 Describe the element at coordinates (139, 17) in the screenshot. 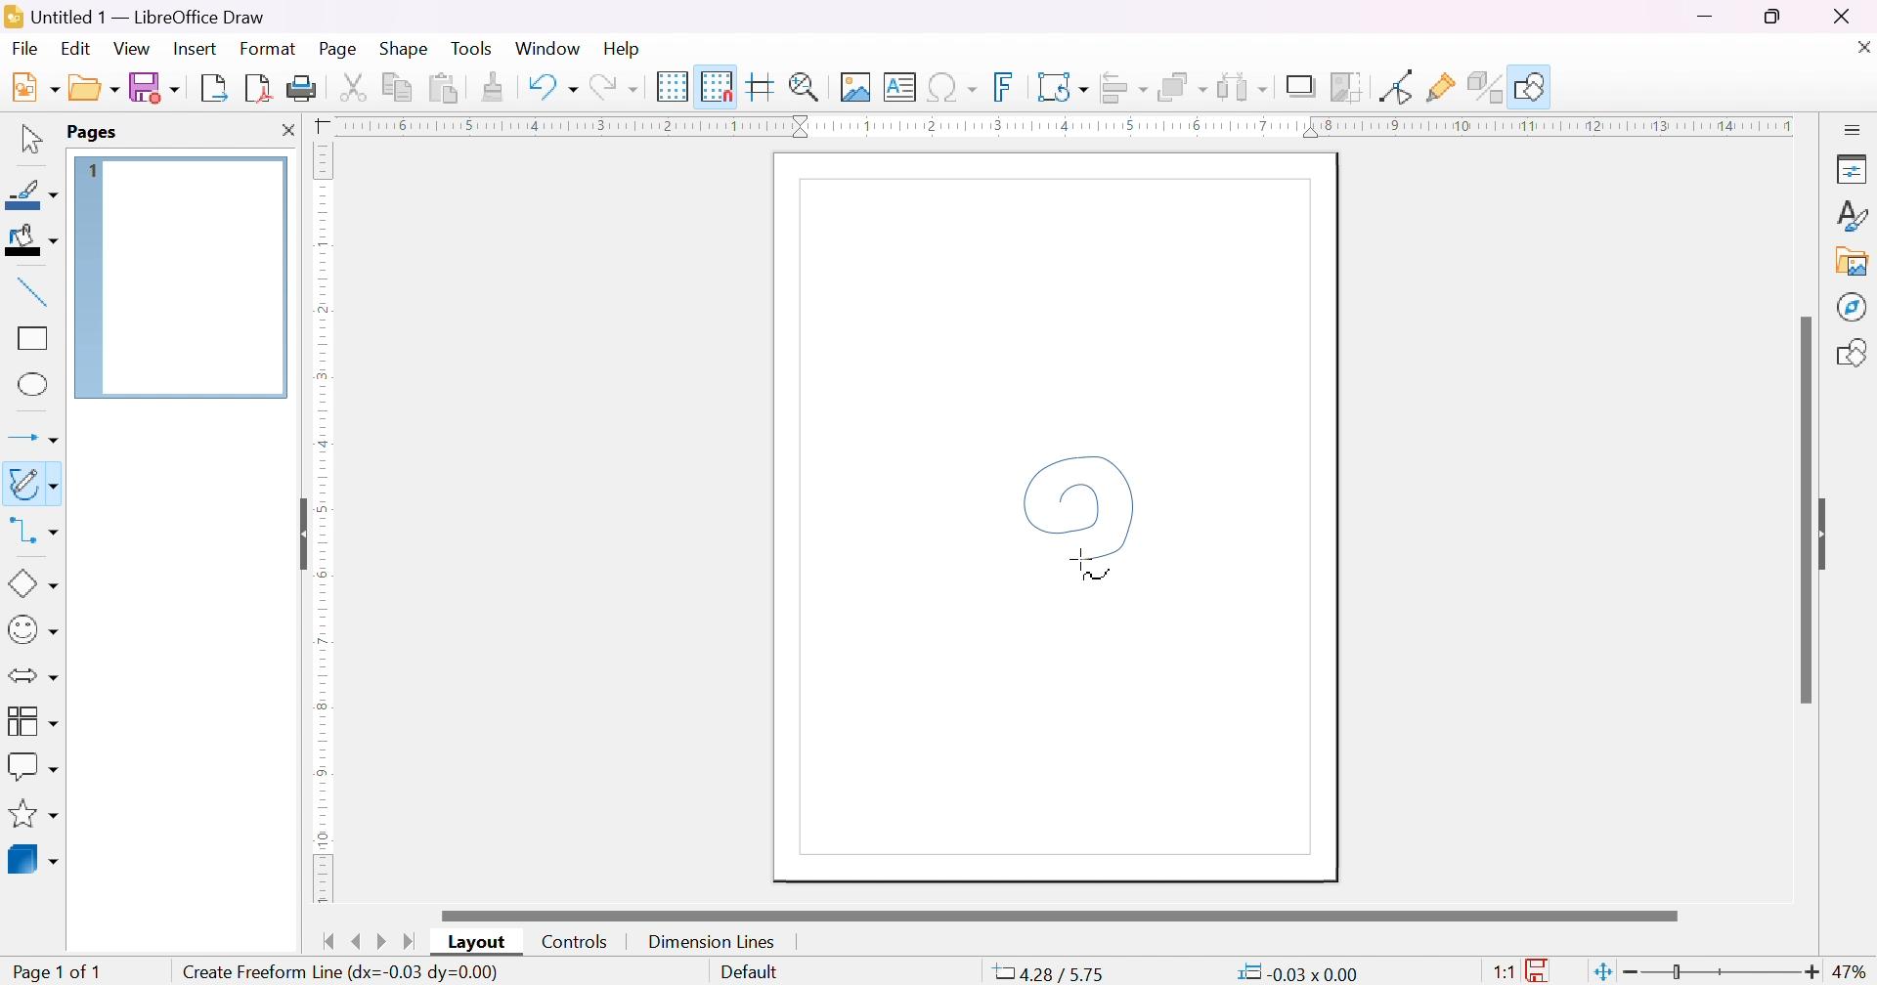

I see `application name` at that location.